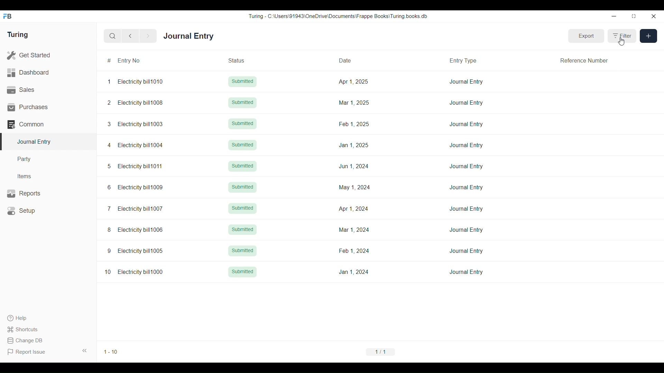 This screenshot has width=664, height=373. Describe the element at coordinates (242, 250) in the screenshot. I see `Submitted` at that location.